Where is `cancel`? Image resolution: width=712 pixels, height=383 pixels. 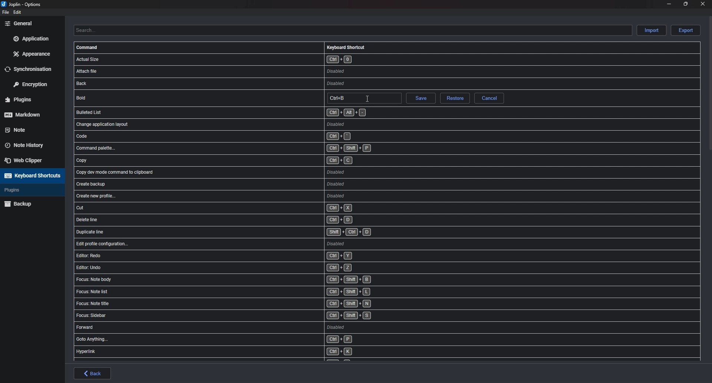
cancel is located at coordinates (489, 98).